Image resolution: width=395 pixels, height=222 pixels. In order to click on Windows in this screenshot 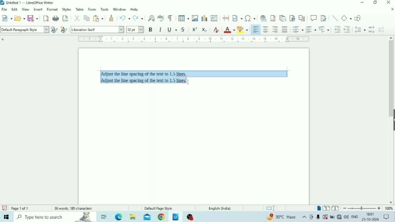, I will do `click(6, 217)`.